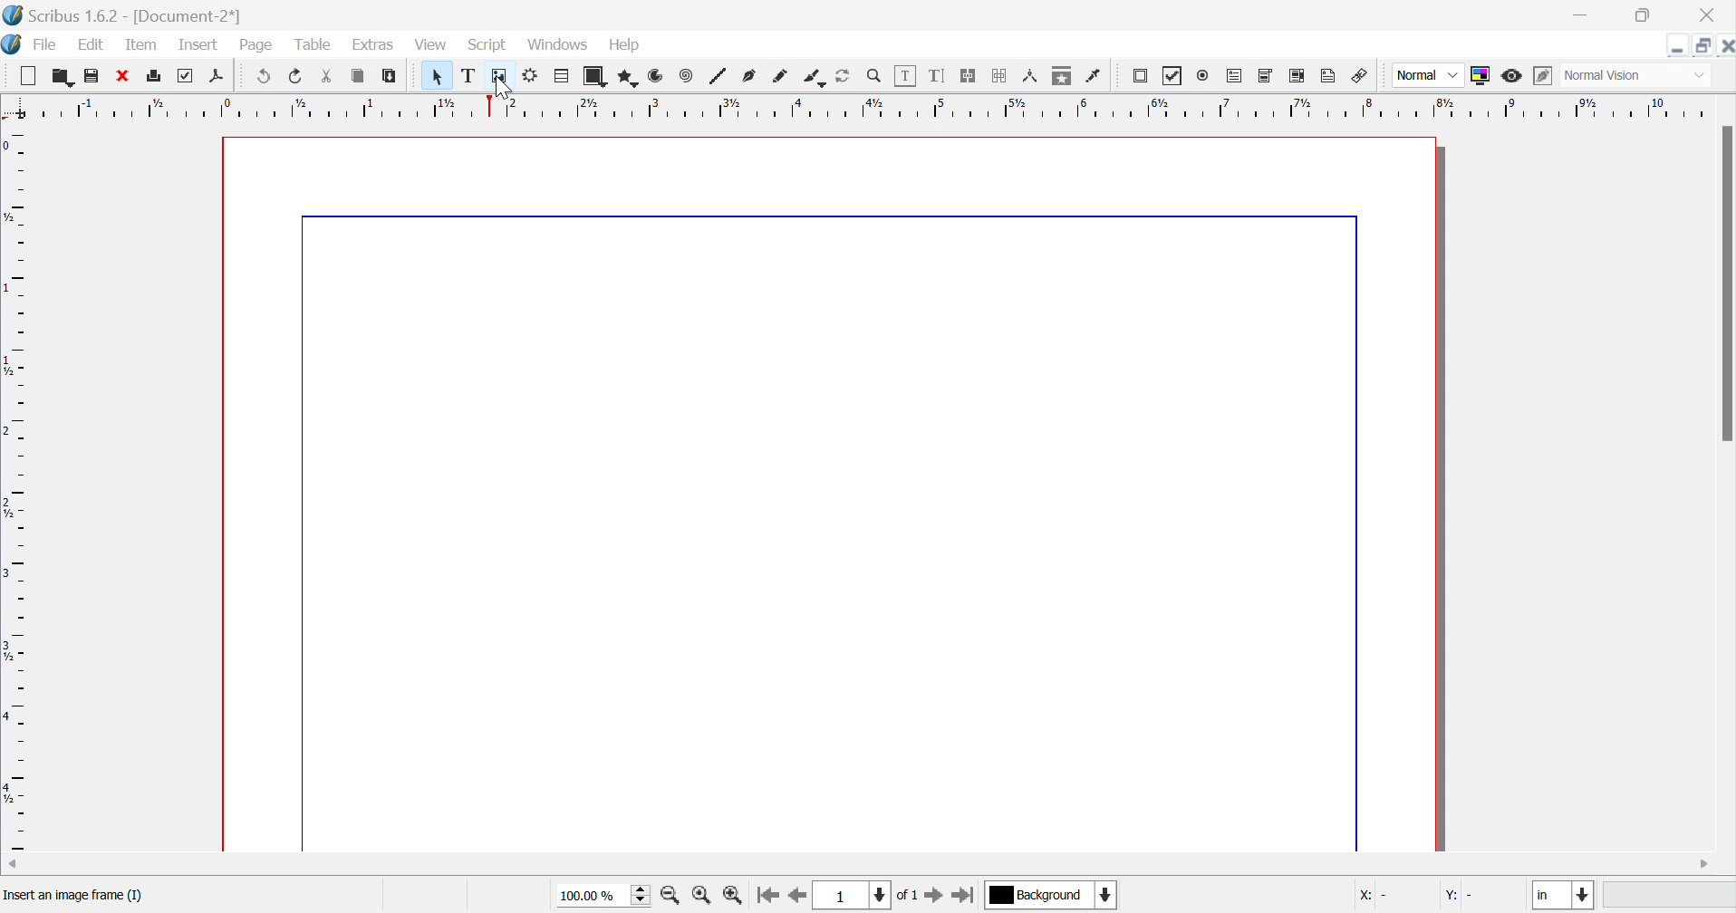 The width and height of the screenshot is (1736, 913). I want to click on close, so click(121, 76).